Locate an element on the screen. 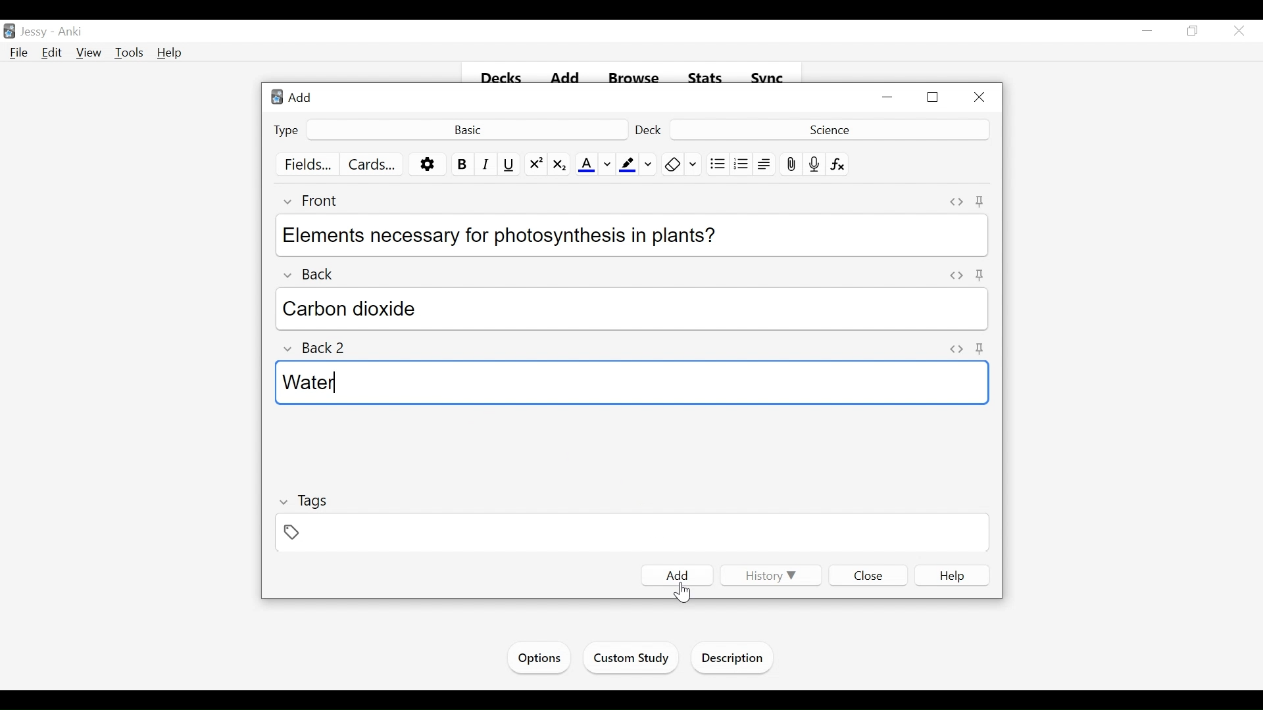 The image size is (1263, 710). Toggle HTML Editor is located at coordinates (956, 202).